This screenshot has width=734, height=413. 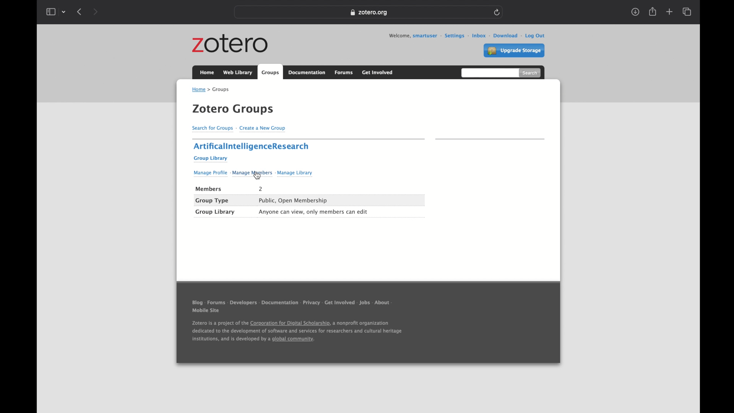 I want to click on group library, so click(x=211, y=159).